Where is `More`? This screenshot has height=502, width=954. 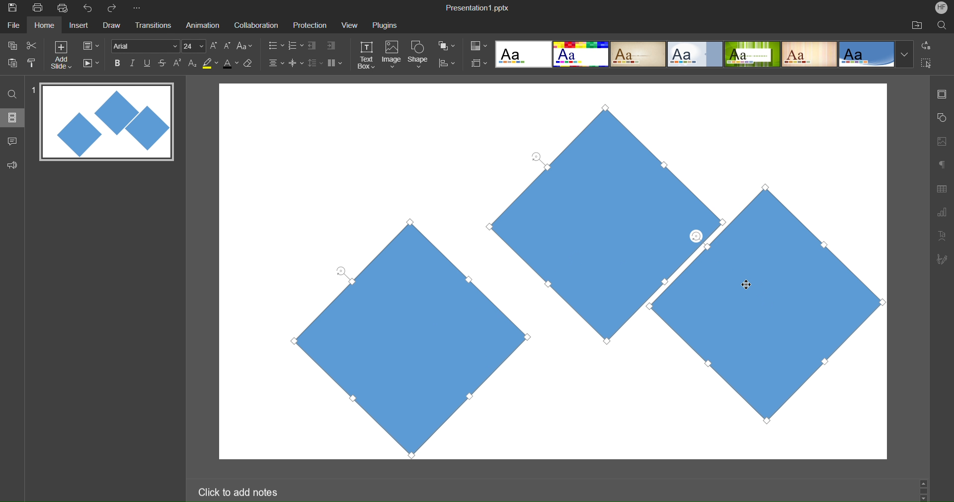
More is located at coordinates (139, 8).